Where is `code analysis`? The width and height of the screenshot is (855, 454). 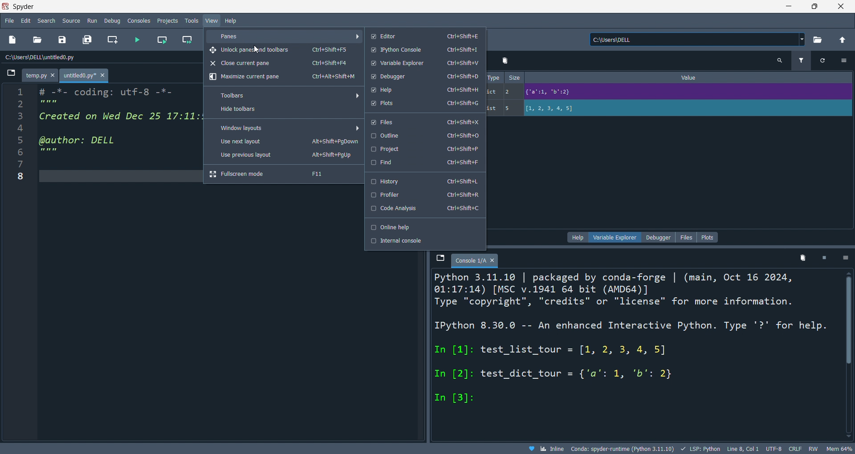 code analysis is located at coordinates (425, 209).